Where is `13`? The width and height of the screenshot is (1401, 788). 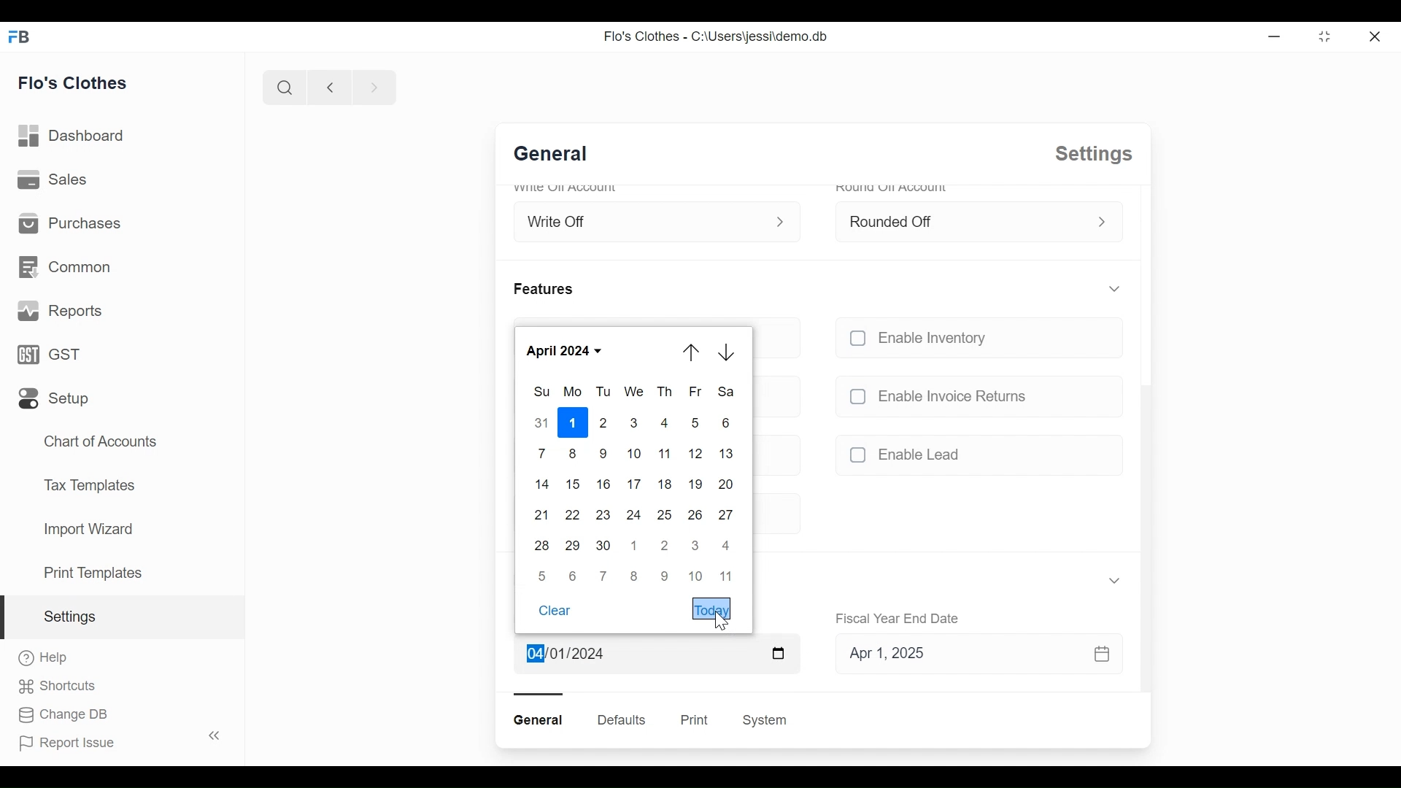 13 is located at coordinates (727, 453).